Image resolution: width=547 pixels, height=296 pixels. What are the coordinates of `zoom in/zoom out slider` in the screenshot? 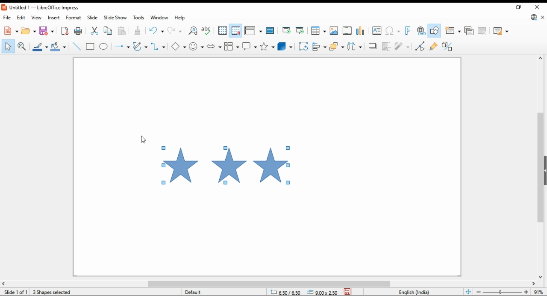 It's located at (503, 291).